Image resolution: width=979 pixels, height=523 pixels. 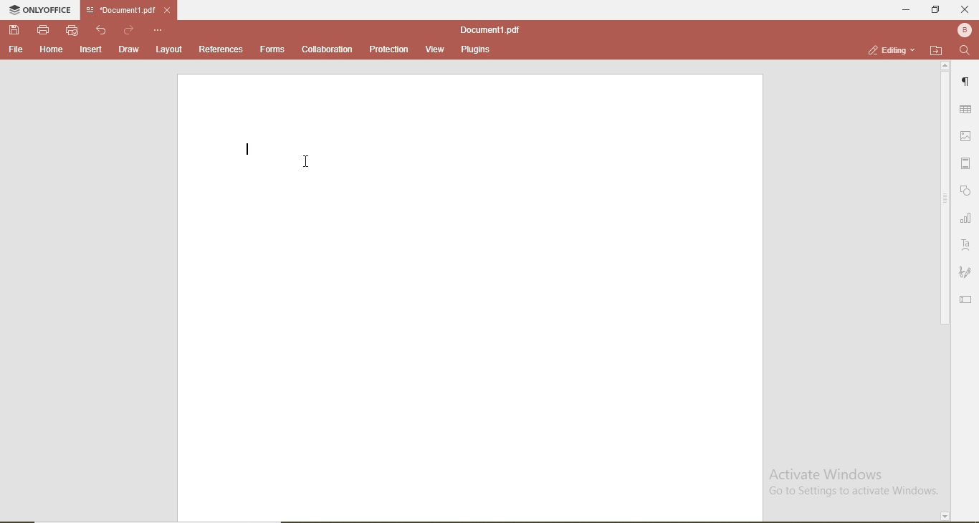 What do you see at coordinates (968, 193) in the screenshot?
I see `shape` at bounding box center [968, 193].